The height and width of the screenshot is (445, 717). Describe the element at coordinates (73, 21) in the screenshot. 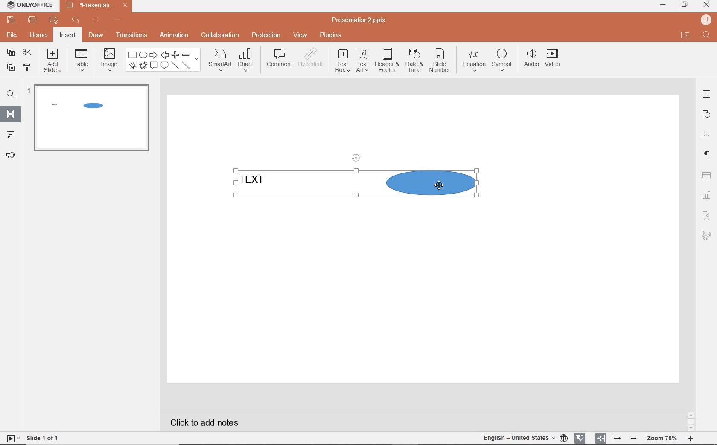

I see `undo` at that location.